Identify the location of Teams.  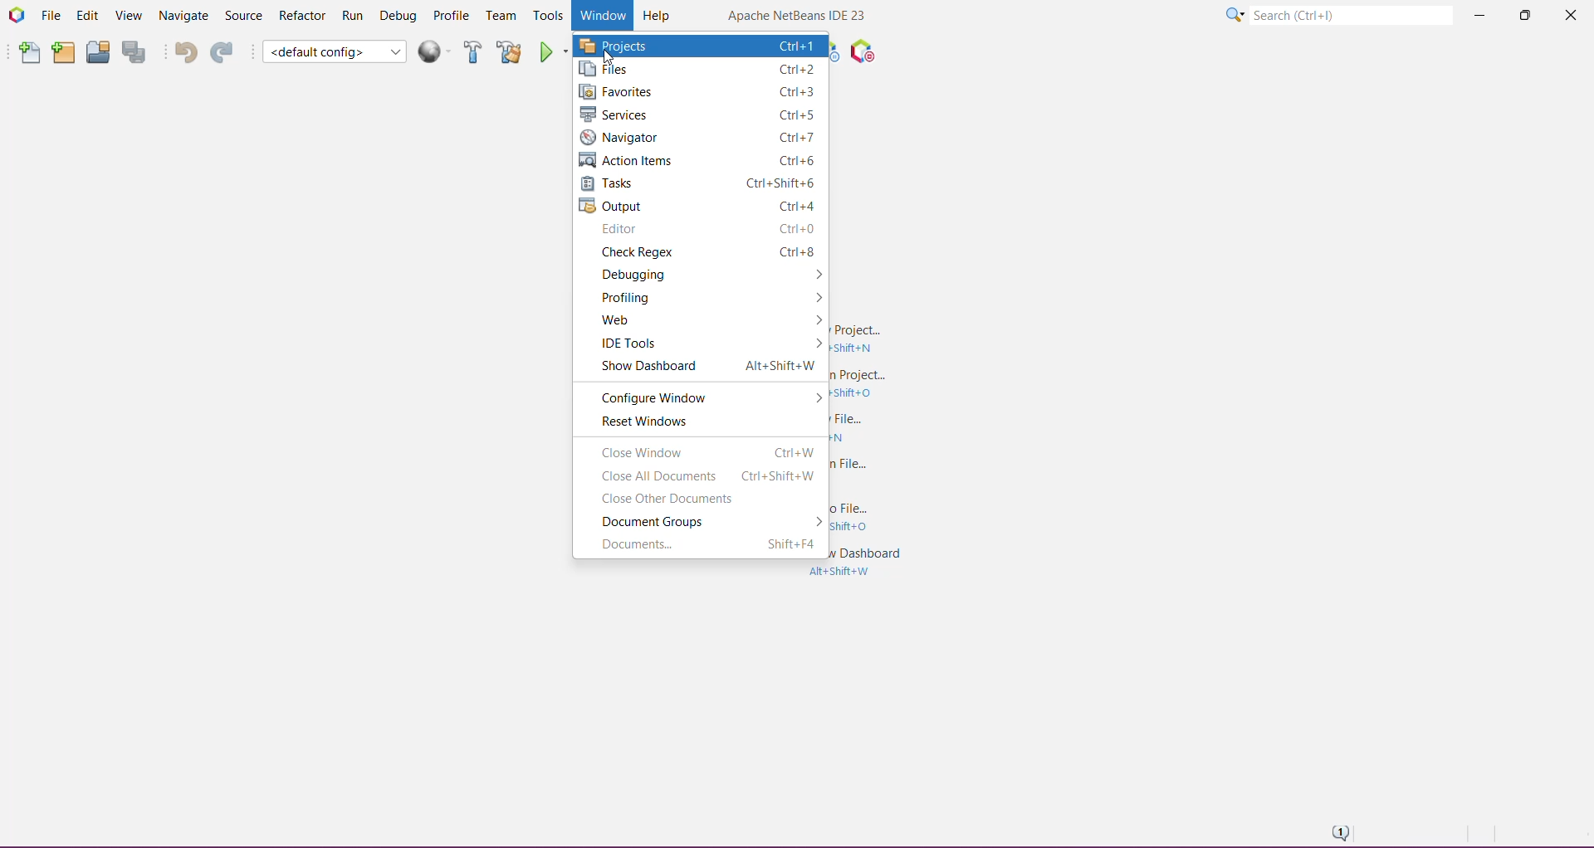
(501, 16).